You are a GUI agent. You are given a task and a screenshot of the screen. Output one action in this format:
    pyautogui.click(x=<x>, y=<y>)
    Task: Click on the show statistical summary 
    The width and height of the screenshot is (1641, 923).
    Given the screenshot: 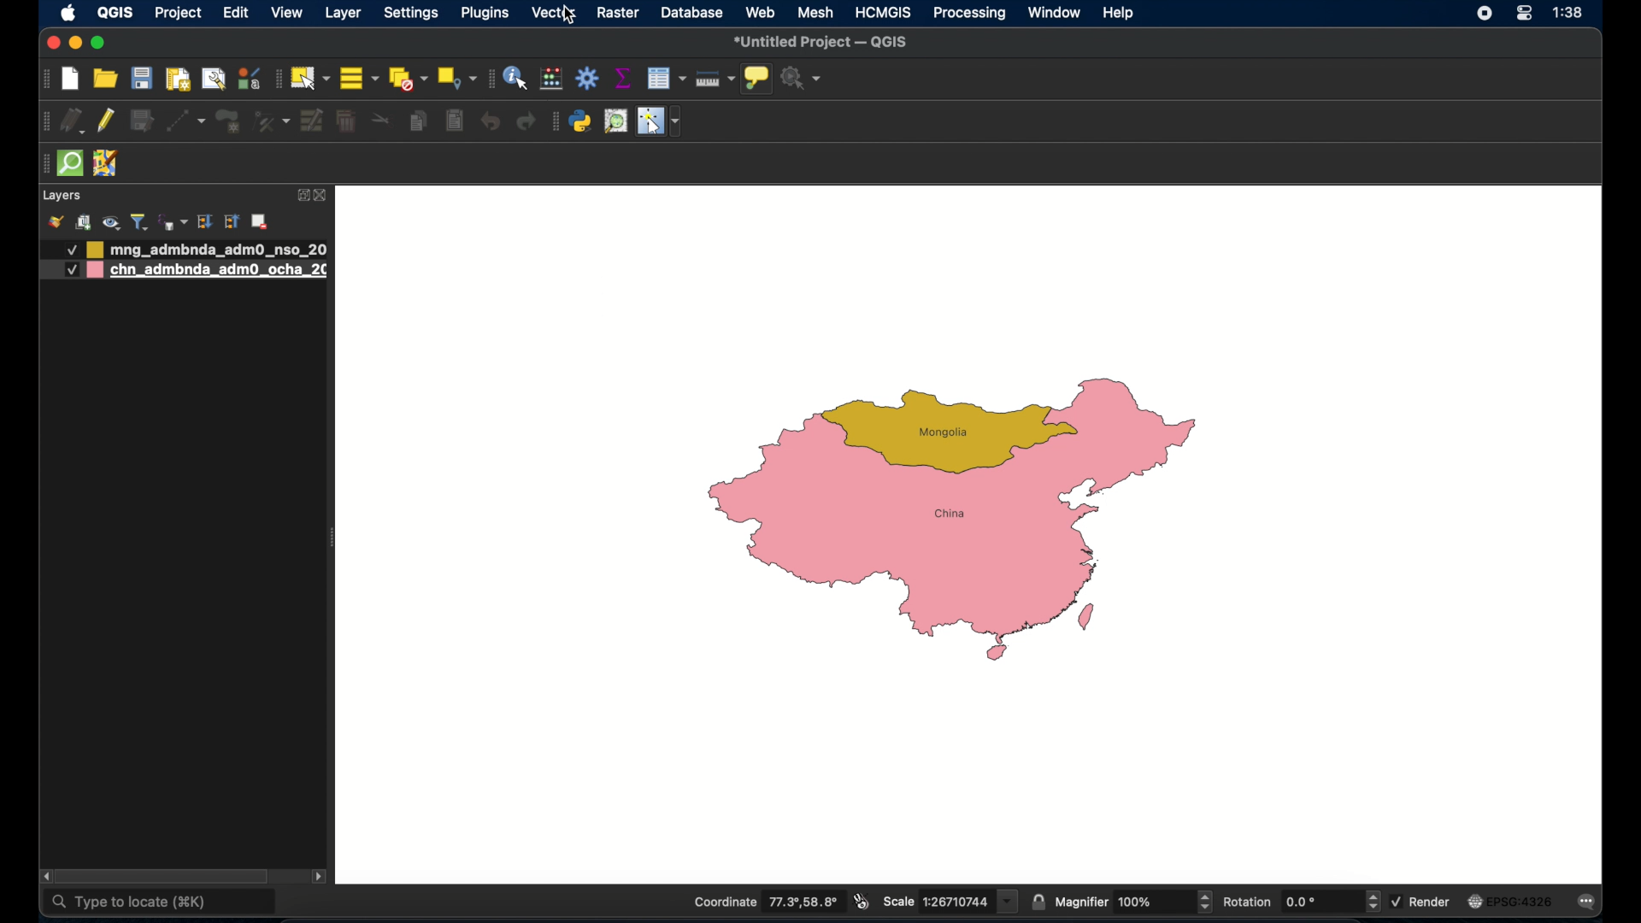 What is the action you would take?
    pyautogui.click(x=625, y=78)
    